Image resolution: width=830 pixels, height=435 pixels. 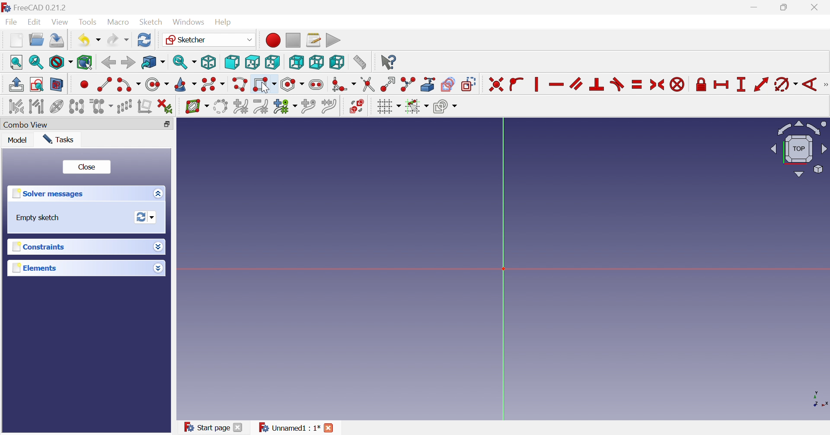 What do you see at coordinates (701, 83) in the screenshot?
I see `Constrain lock` at bounding box center [701, 83].